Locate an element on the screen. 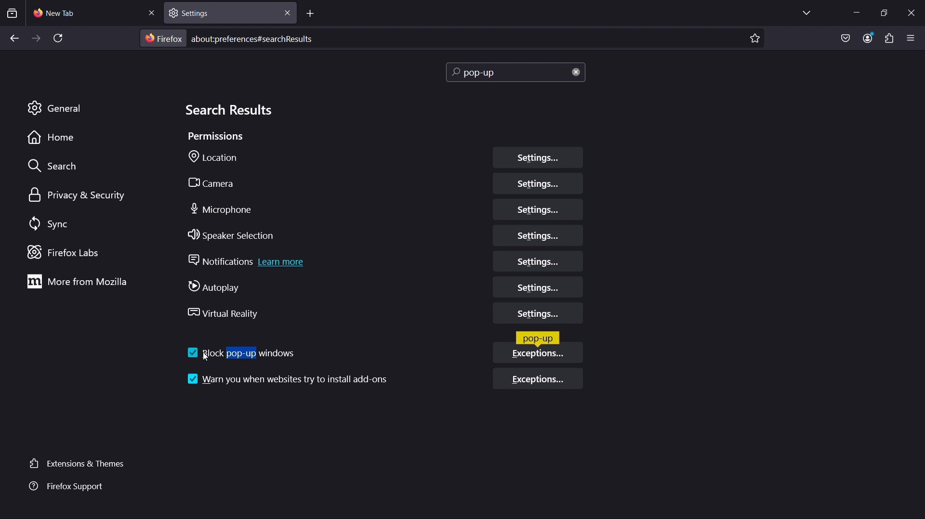  Settings tab is located at coordinates (228, 13).